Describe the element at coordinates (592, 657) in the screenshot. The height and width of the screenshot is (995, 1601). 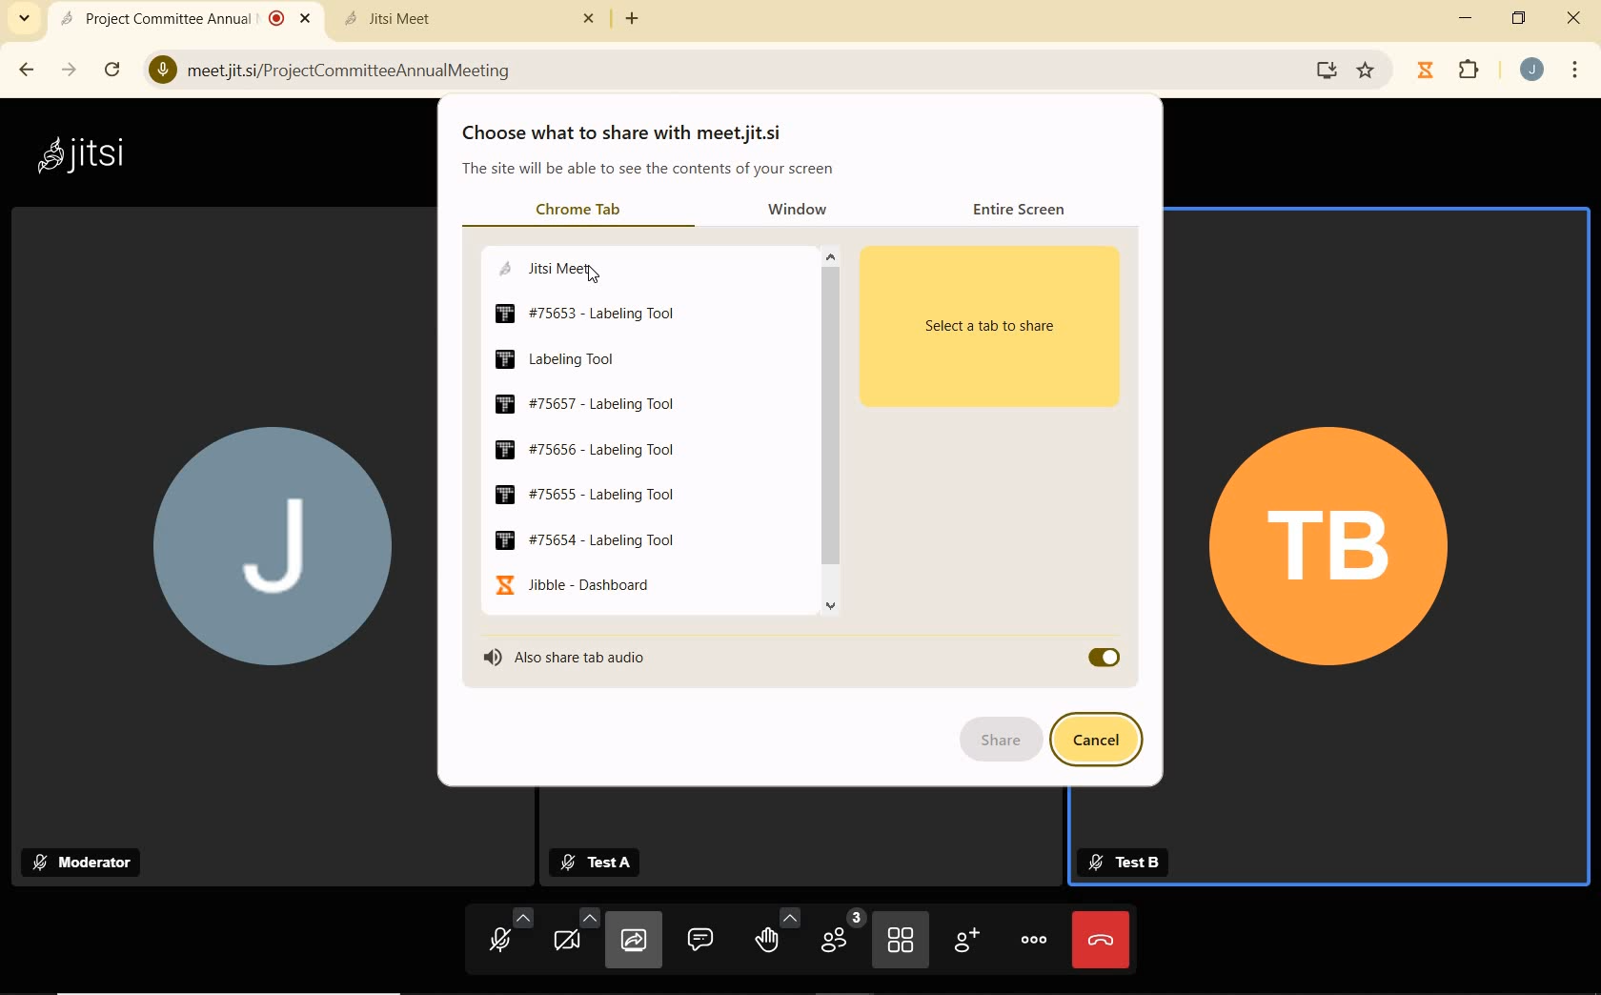
I see `ALSO SHARE TAB AUDIO` at that location.